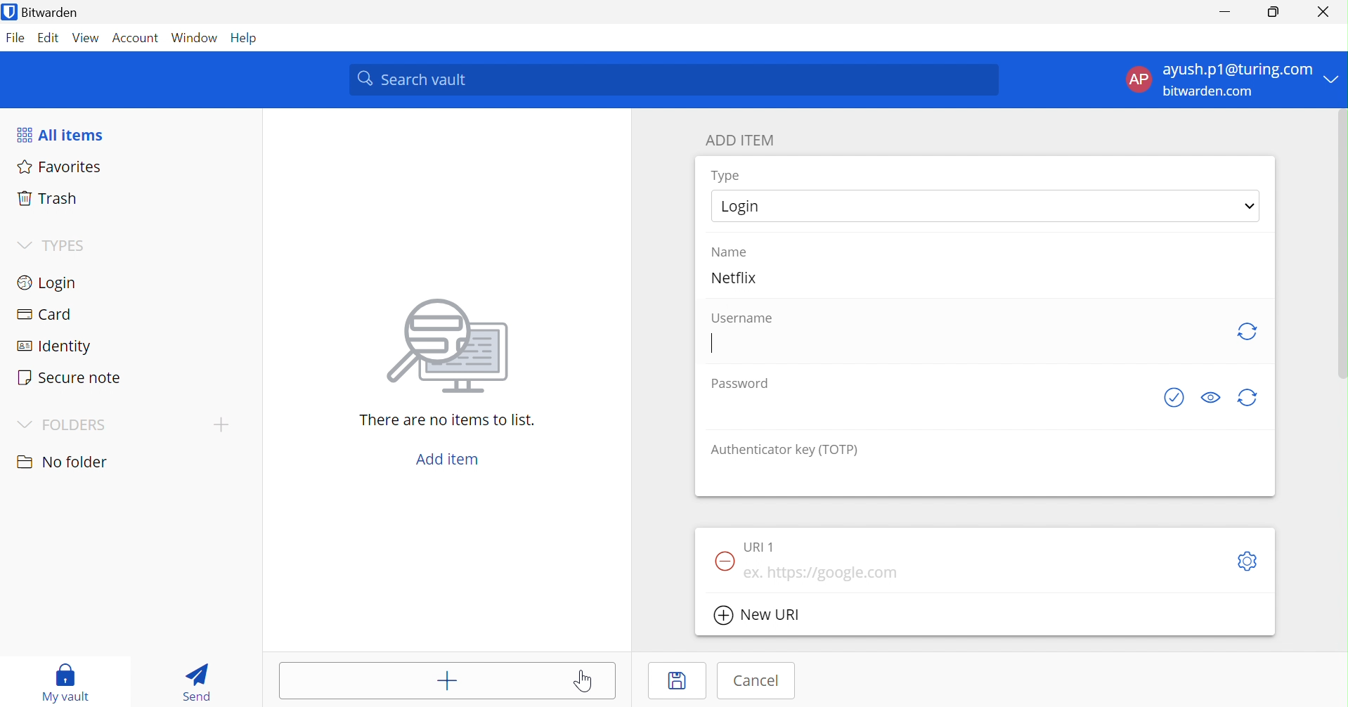  I want to click on Add item, so click(450, 459).